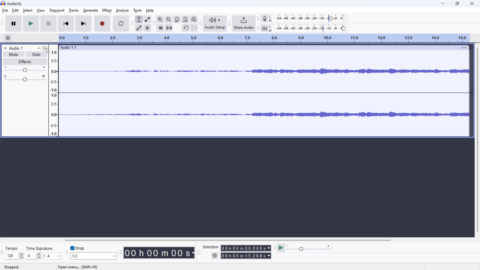  What do you see at coordinates (215, 255) in the screenshot?
I see `settings` at bounding box center [215, 255].